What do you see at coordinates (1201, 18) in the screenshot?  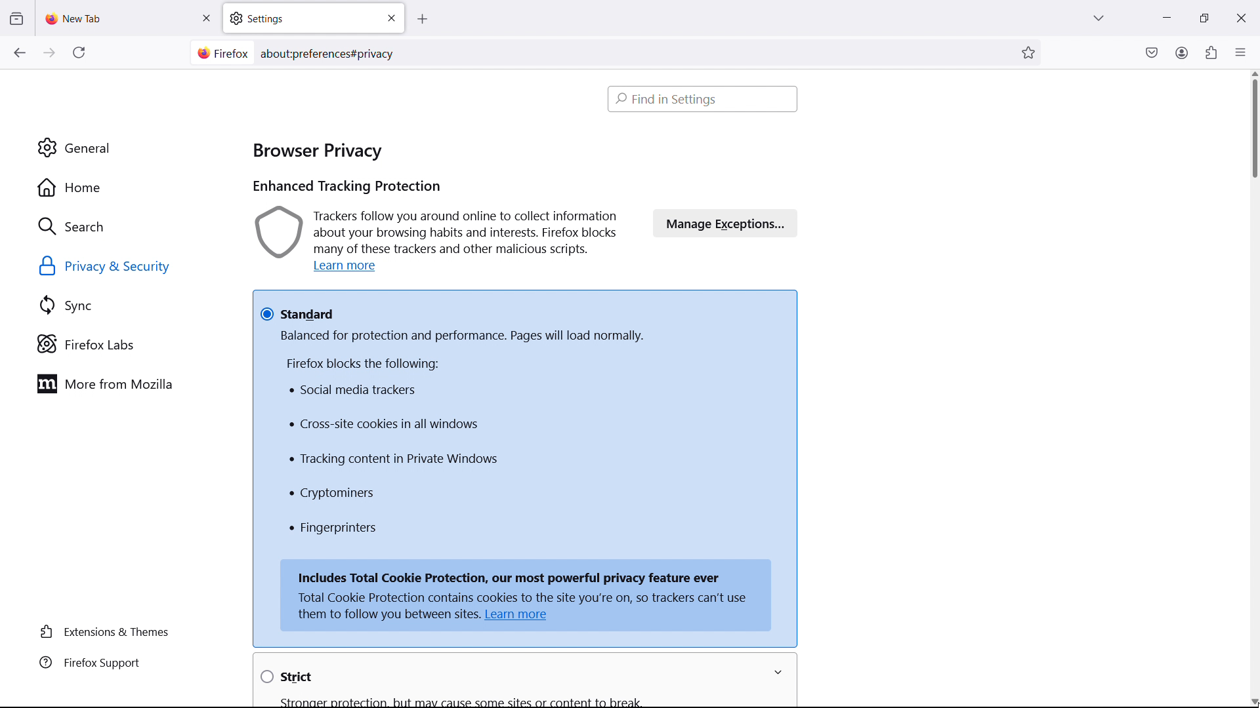 I see `maximize` at bounding box center [1201, 18].